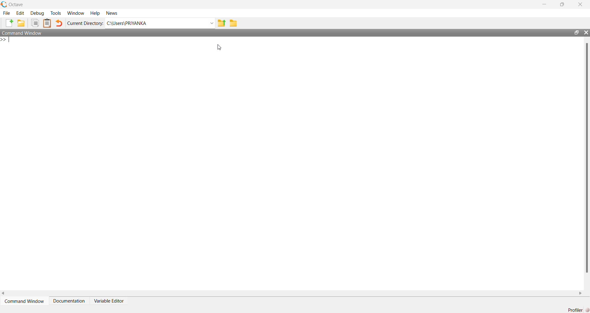 Image resolution: width=590 pixels, height=313 pixels. I want to click on command window, so click(28, 33).